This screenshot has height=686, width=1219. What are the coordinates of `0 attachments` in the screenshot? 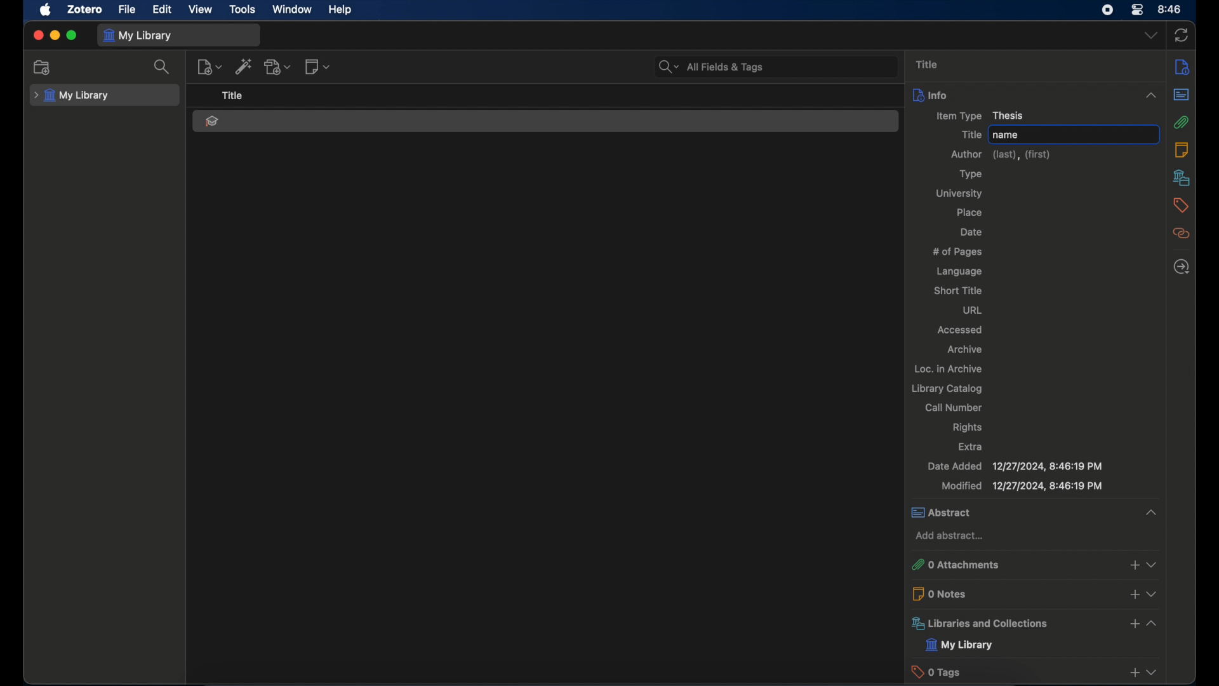 It's located at (1012, 565).